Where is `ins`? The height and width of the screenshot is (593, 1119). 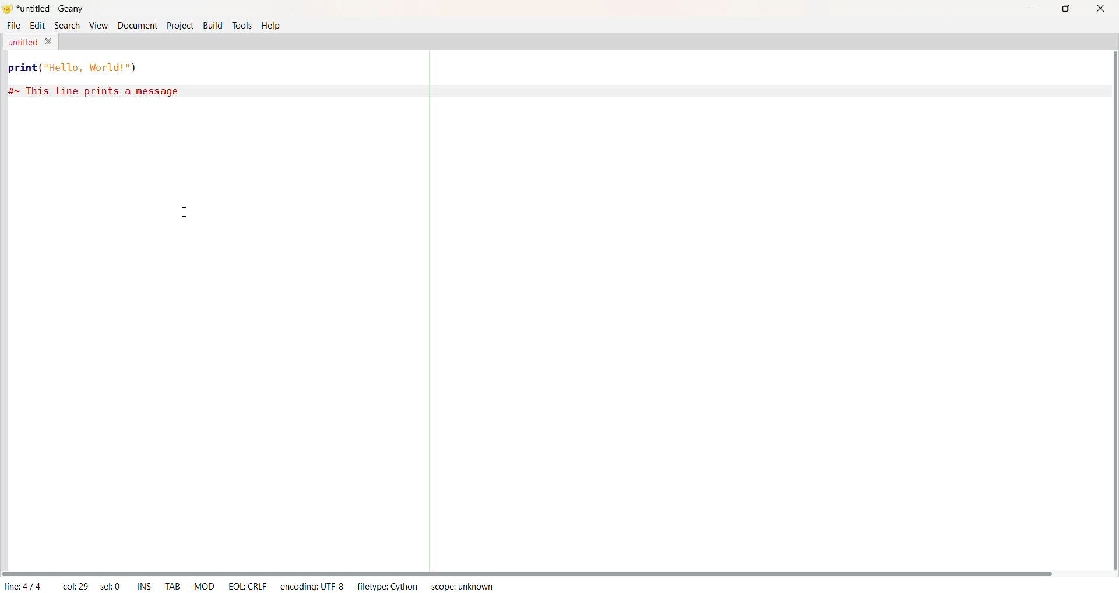
ins is located at coordinates (143, 585).